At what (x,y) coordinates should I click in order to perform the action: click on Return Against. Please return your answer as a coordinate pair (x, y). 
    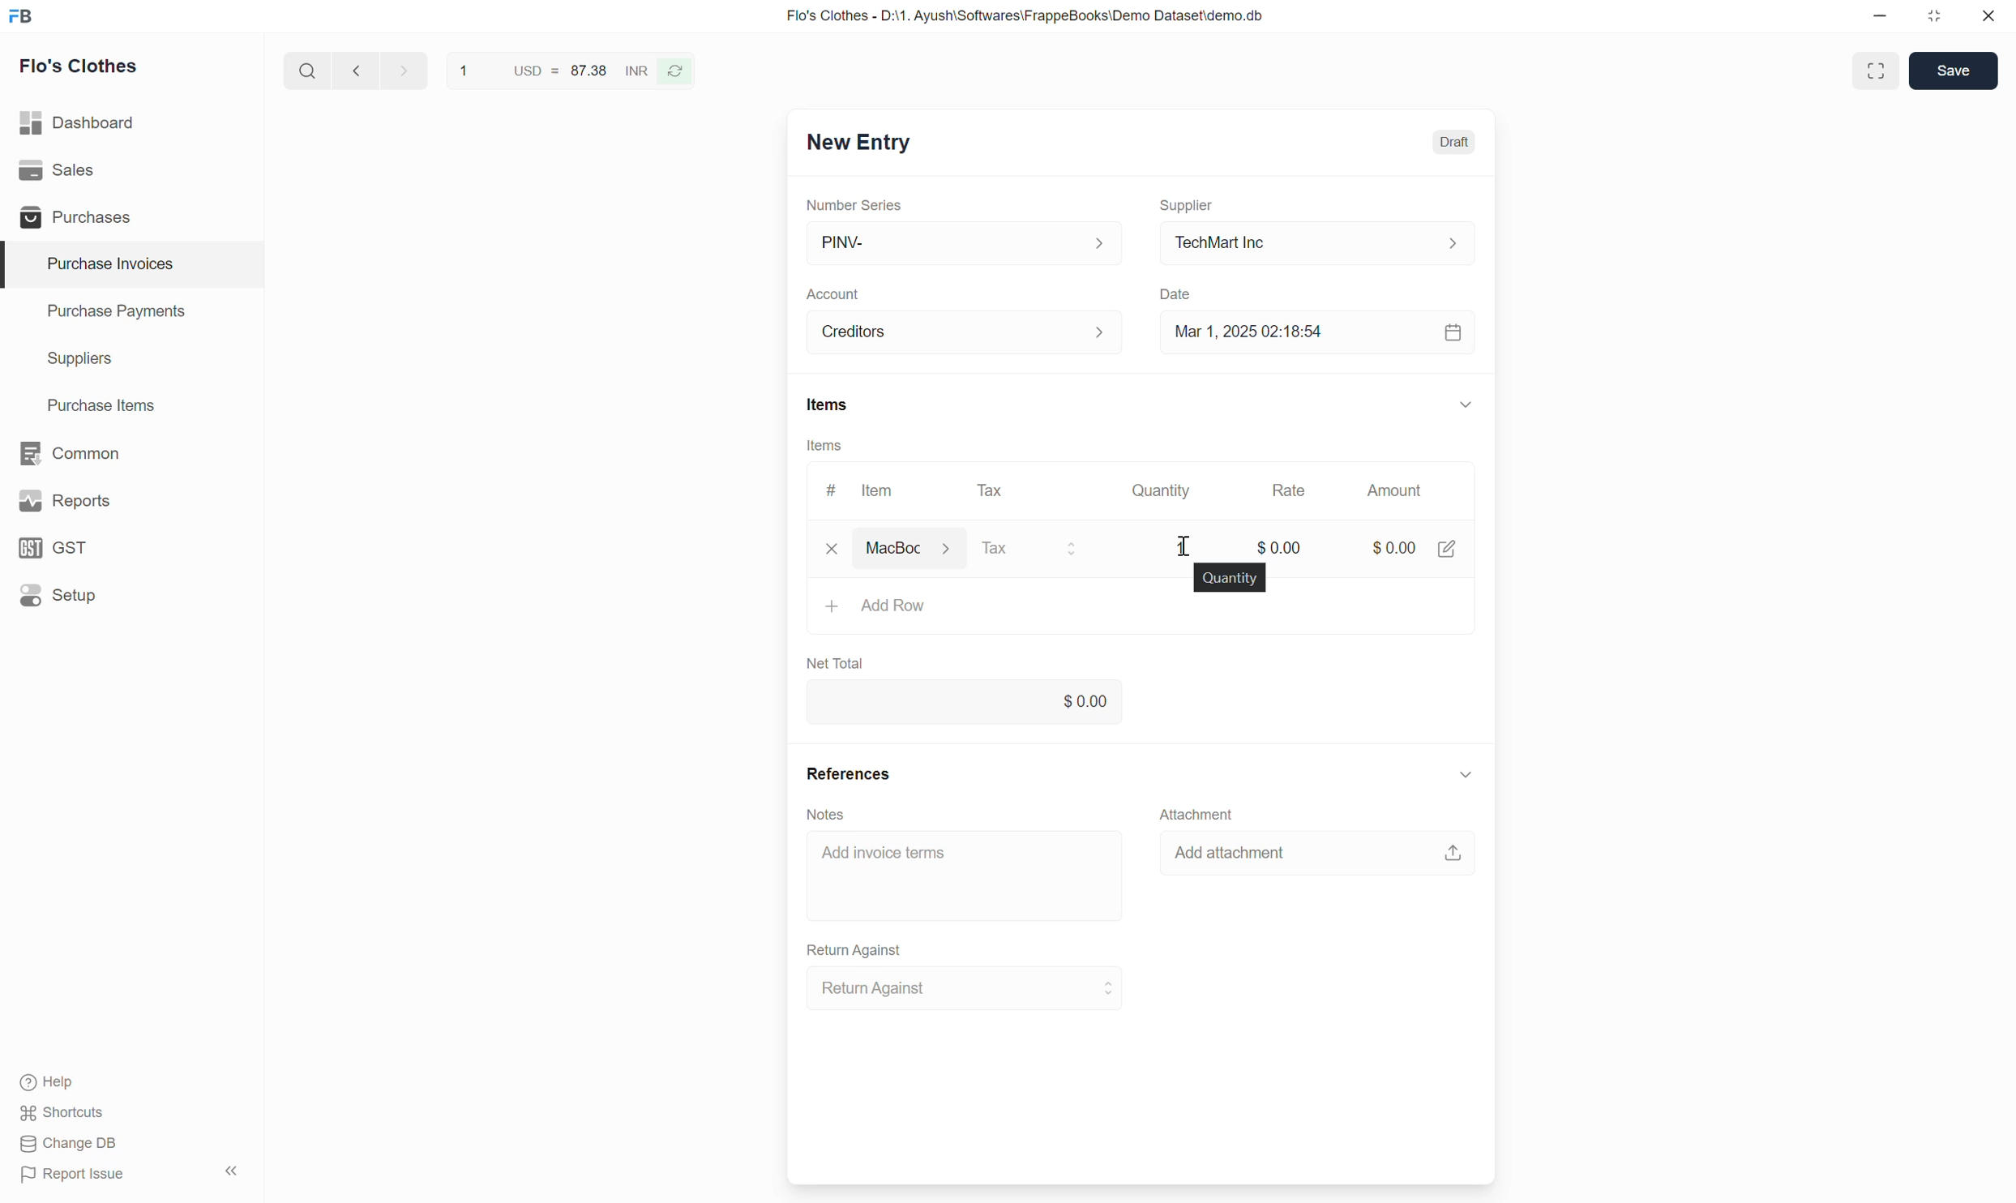
    Looking at the image, I should click on (966, 988).